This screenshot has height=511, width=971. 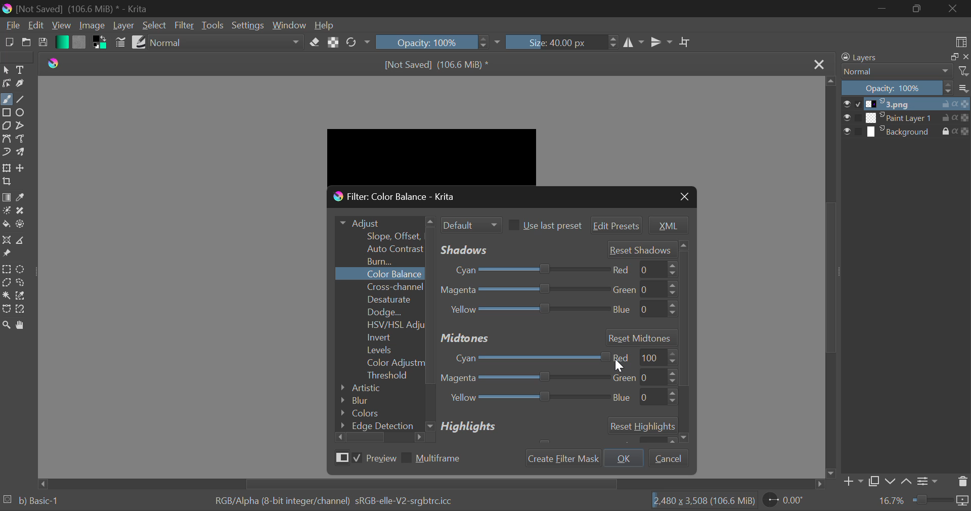 What do you see at coordinates (22, 309) in the screenshot?
I see `Magnetic Selection` at bounding box center [22, 309].